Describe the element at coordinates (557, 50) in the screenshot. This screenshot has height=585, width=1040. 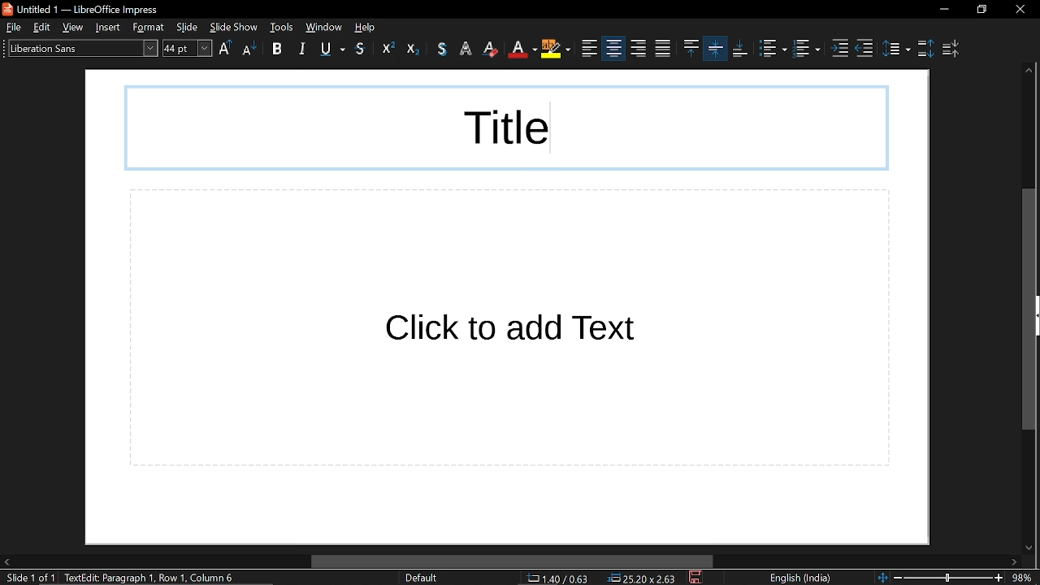
I see `align left` at that location.